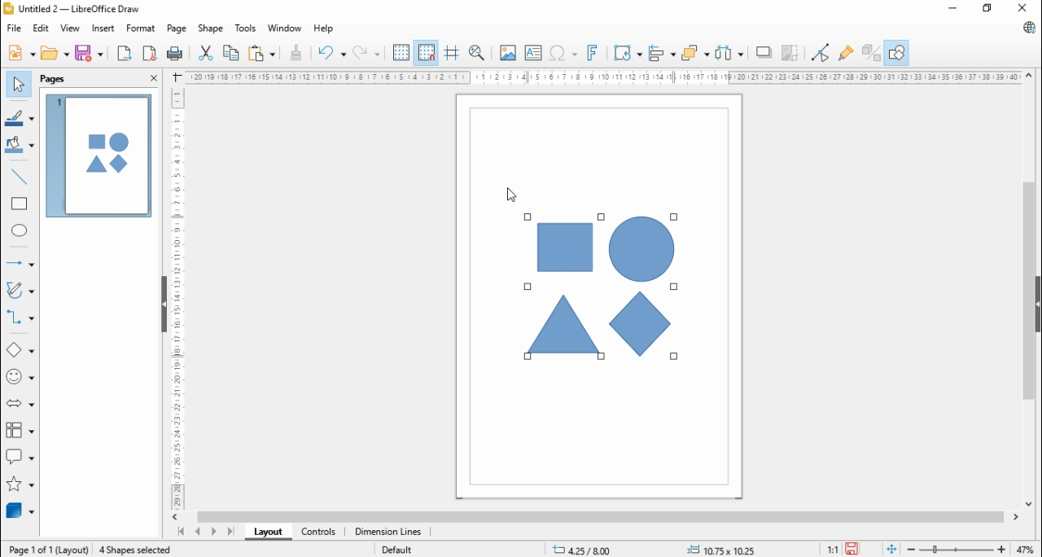  I want to click on default, so click(397, 550).